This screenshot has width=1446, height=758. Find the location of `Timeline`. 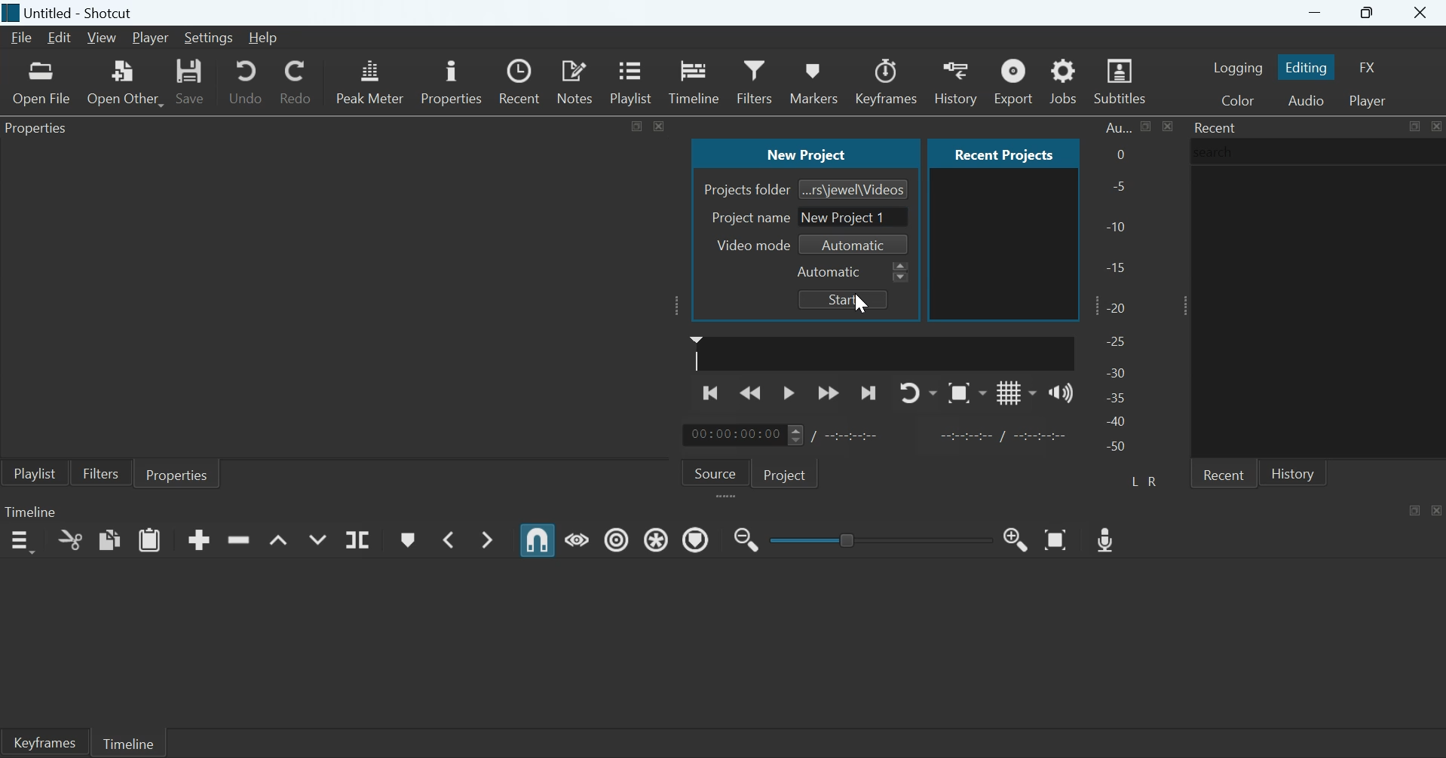

Timeline is located at coordinates (30, 511).